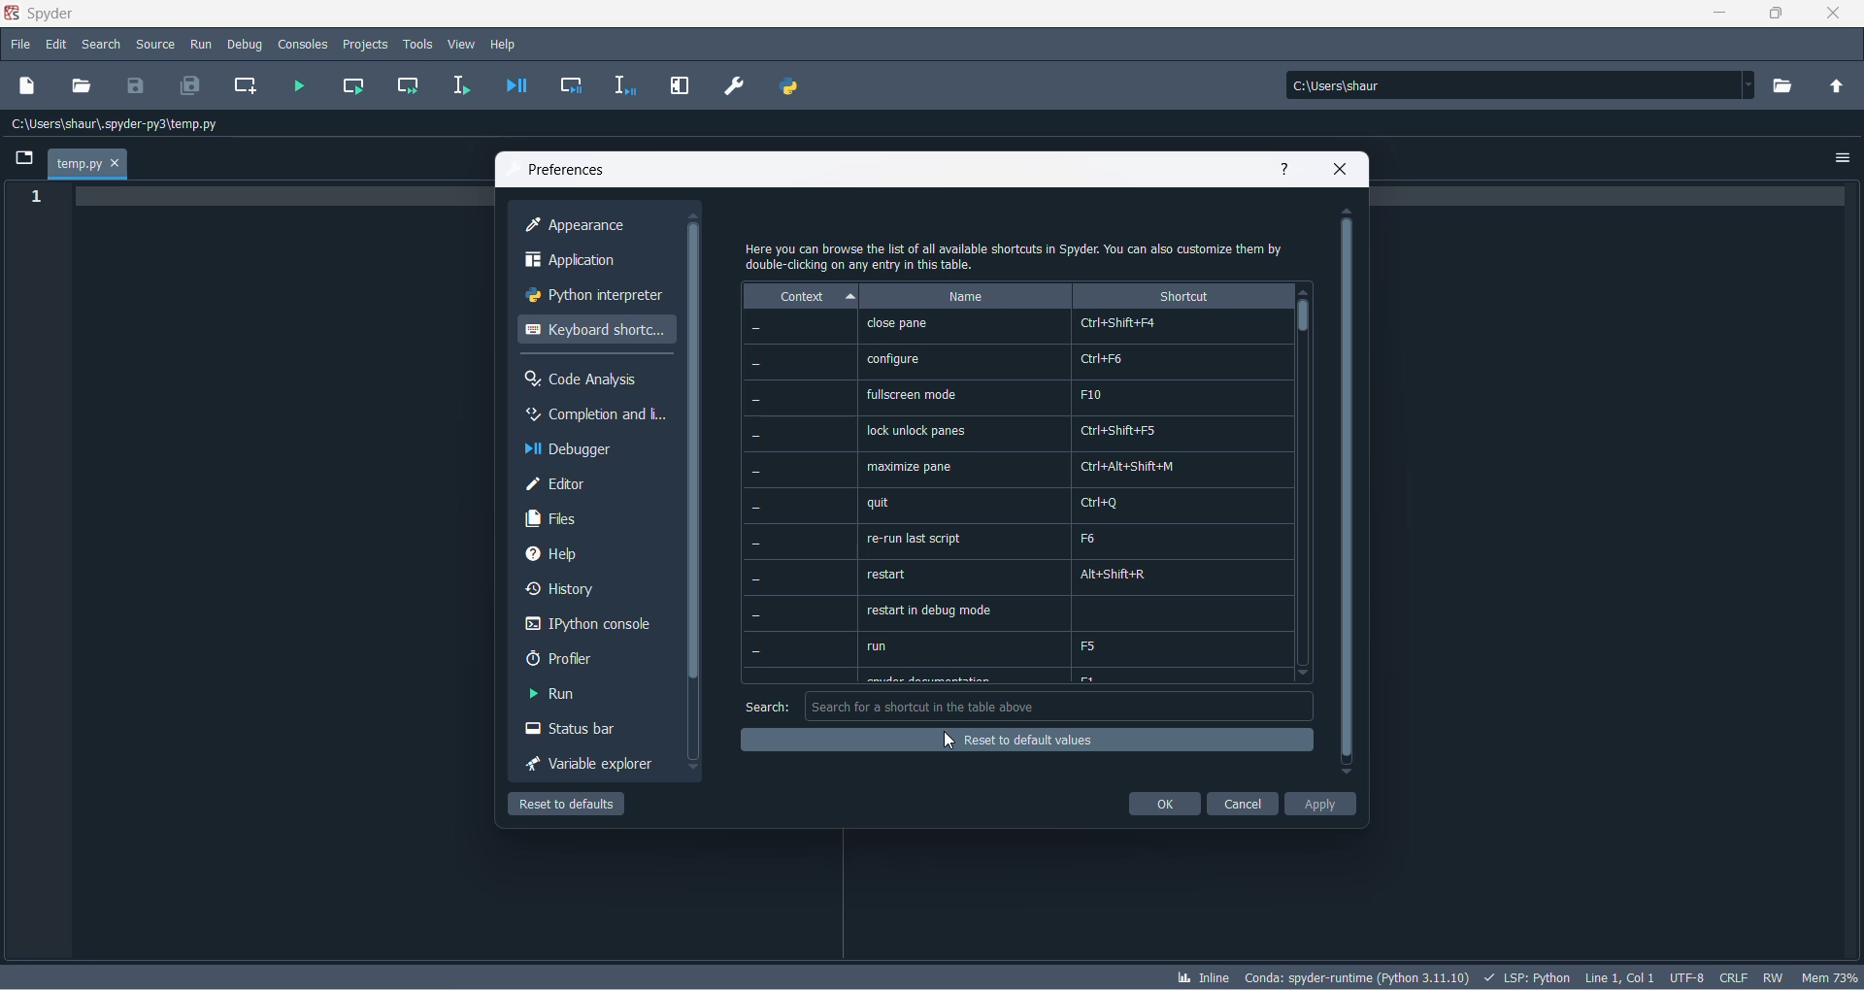 The width and height of the screenshot is (1864, 990). What do you see at coordinates (1348, 211) in the screenshot?
I see `move up` at bounding box center [1348, 211].